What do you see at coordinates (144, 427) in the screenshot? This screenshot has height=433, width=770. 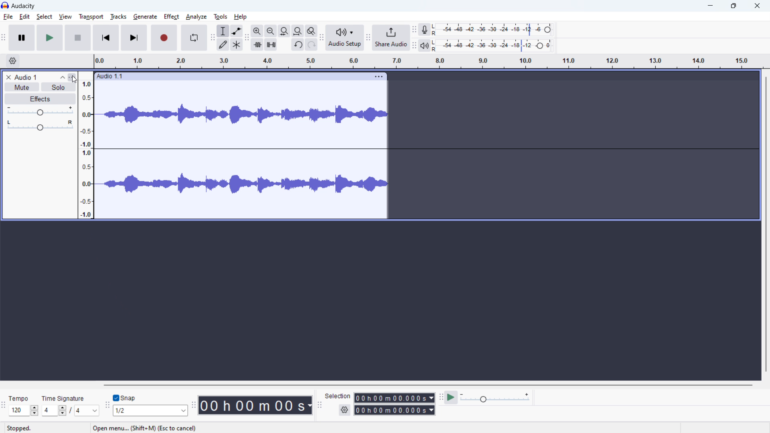 I see `open menu.. (shift + M) (Esc to cancel)` at bounding box center [144, 427].